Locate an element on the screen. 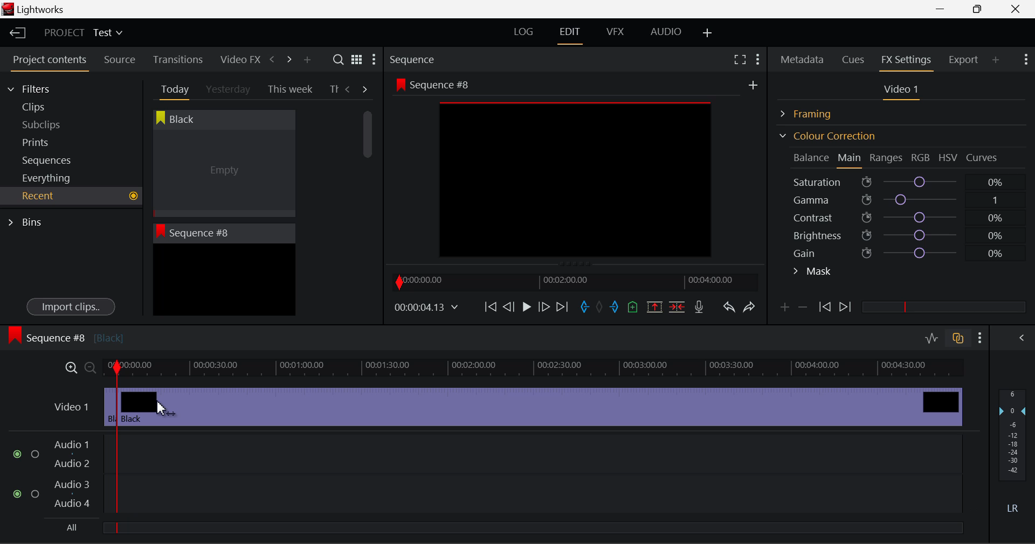 Image resolution: width=1035 pixels, height=544 pixels. Cursor on Clip 2 Segment is located at coordinates (541, 408).